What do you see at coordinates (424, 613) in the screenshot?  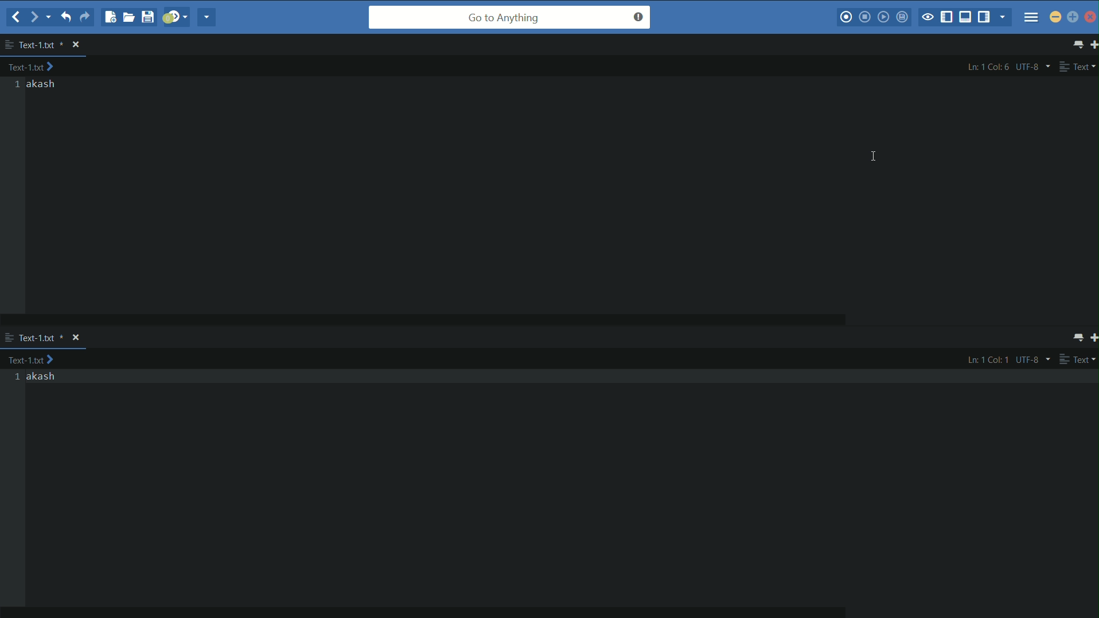 I see `Horizontal scroll bar` at bounding box center [424, 613].